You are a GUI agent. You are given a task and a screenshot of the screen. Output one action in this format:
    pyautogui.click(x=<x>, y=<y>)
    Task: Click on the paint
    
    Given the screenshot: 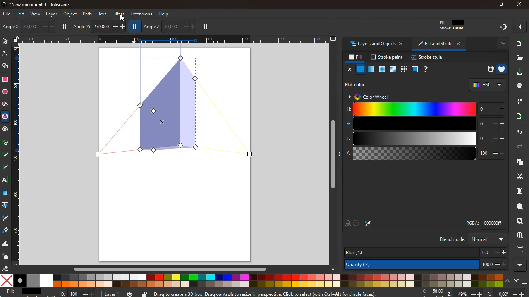 What is the action you would take?
    pyautogui.click(x=5, y=231)
    